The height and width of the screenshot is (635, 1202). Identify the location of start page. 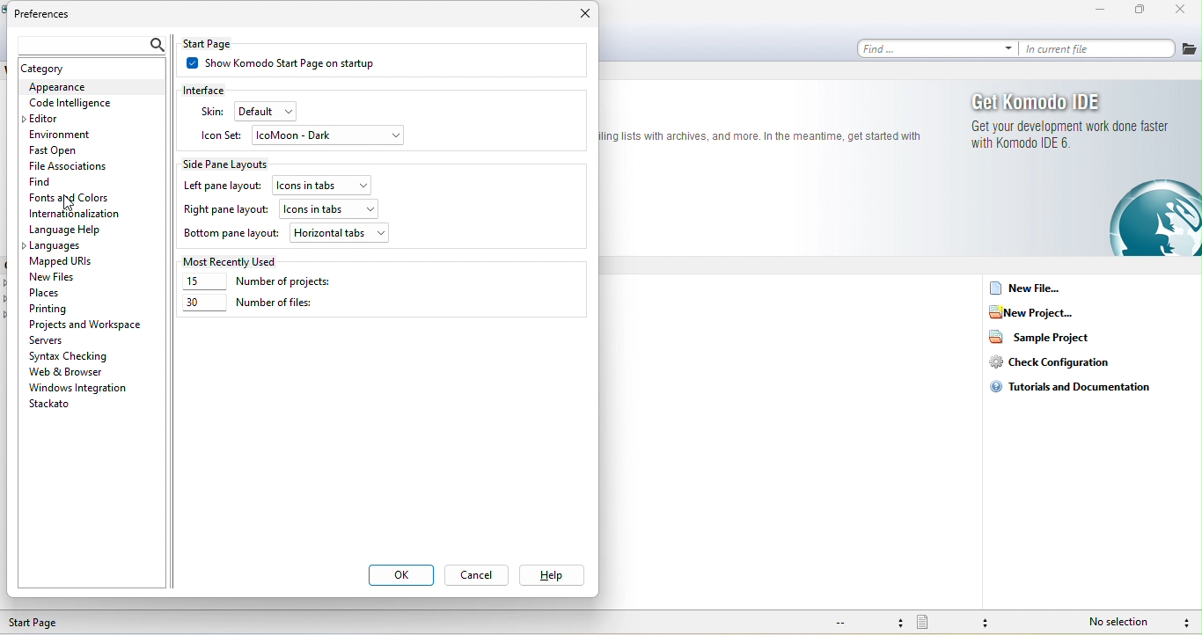
(216, 43).